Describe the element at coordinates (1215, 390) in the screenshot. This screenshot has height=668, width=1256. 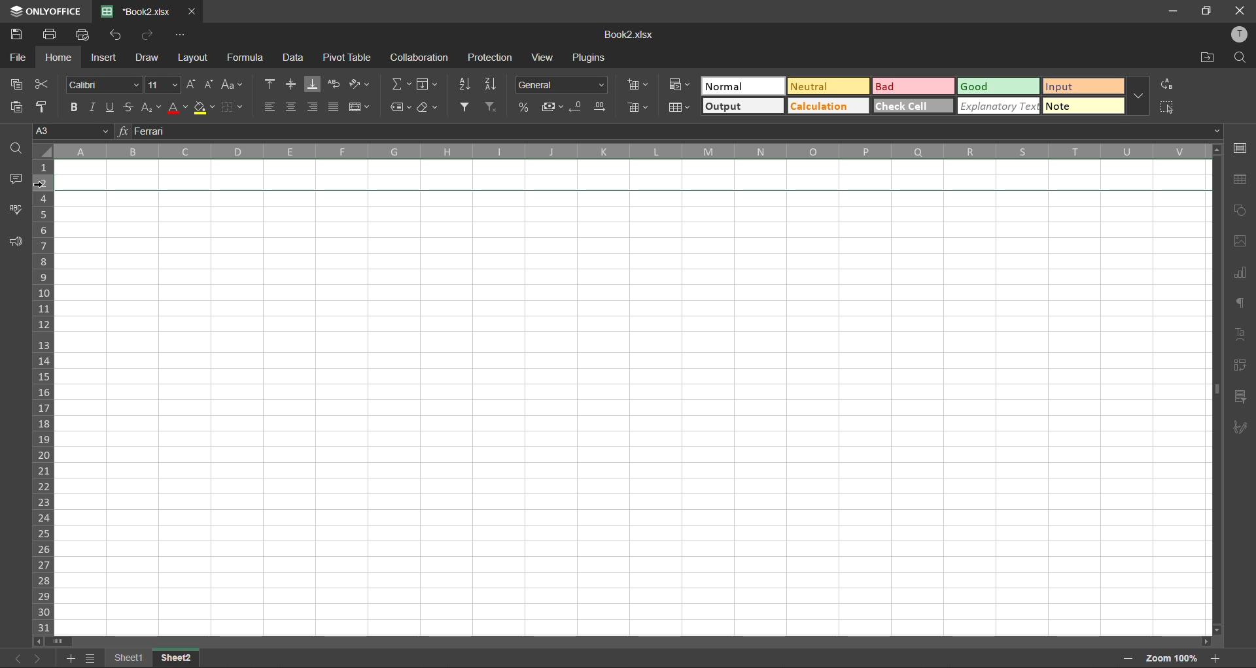
I see `vertical scroll barr` at that location.